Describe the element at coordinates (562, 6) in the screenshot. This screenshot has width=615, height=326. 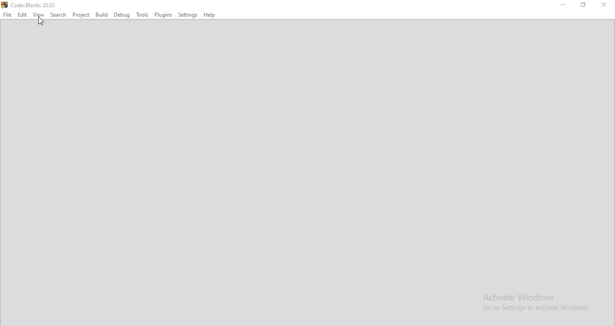
I see `Minimize` at that location.